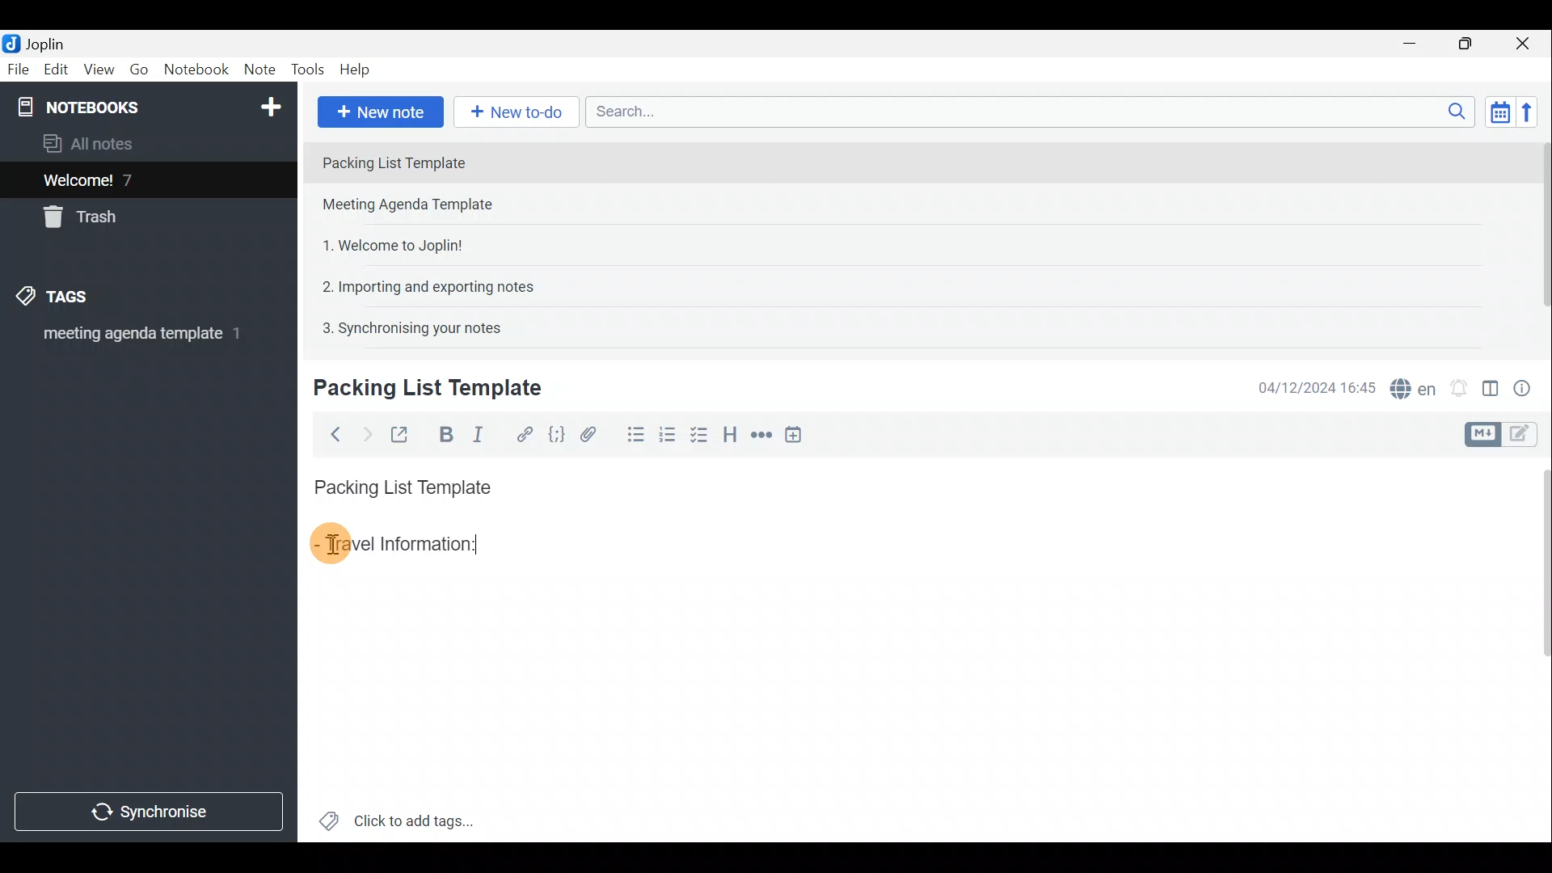 The image size is (1552, 873). What do you see at coordinates (146, 105) in the screenshot?
I see `Notebook` at bounding box center [146, 105].